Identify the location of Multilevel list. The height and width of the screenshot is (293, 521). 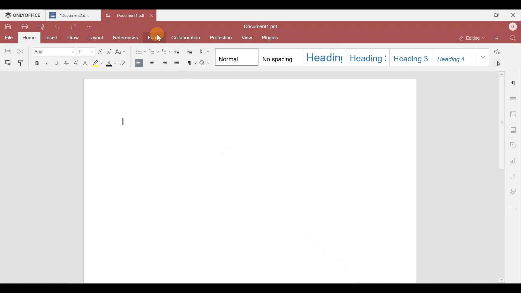
(167, 51).